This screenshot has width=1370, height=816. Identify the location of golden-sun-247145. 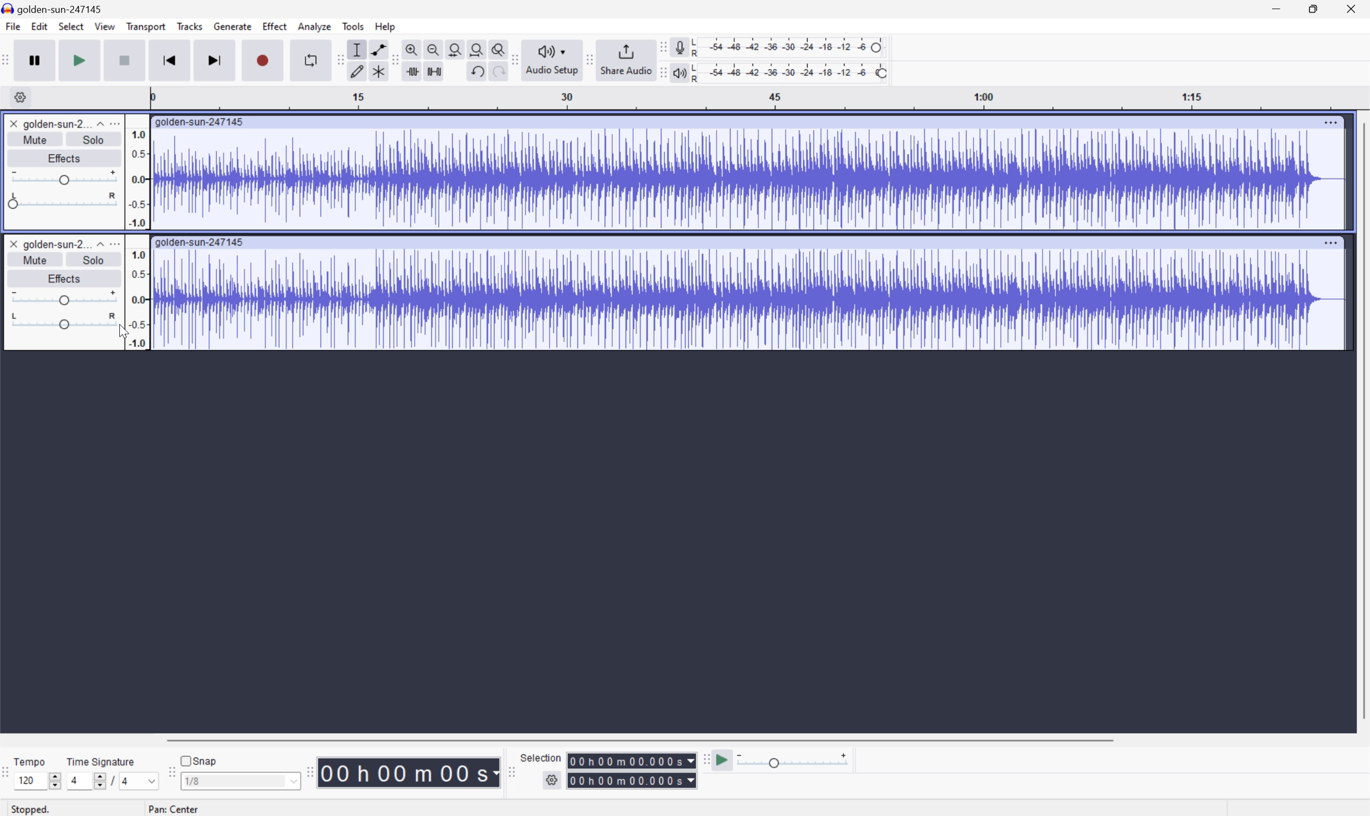
(200, 239).